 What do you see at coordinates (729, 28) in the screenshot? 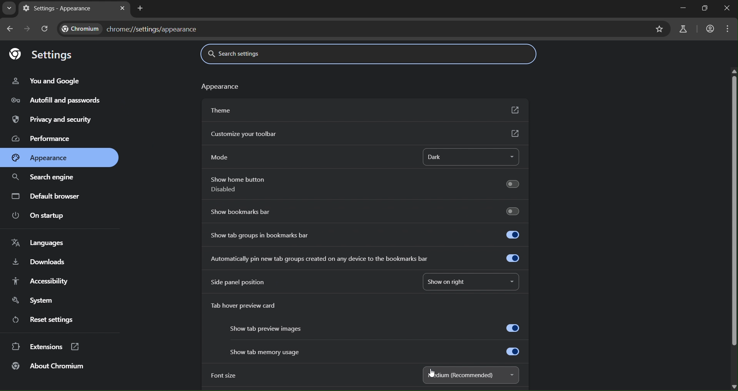
I see `menu` at bounding box center [729, 28].